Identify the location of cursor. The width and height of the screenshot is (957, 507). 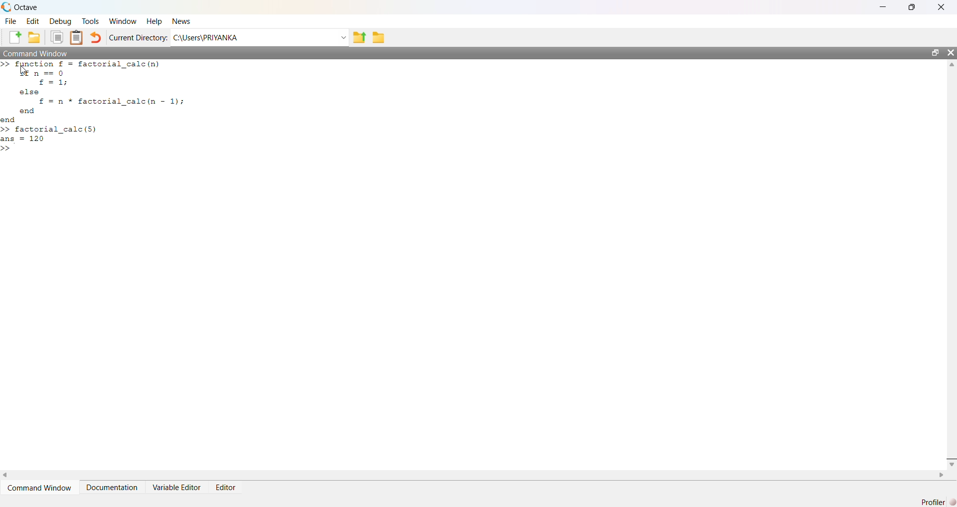
(23, 71).